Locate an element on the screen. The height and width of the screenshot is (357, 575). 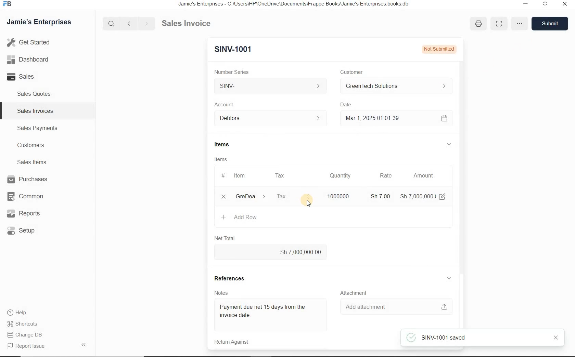
Debtors is located at coordinates (267, 118).